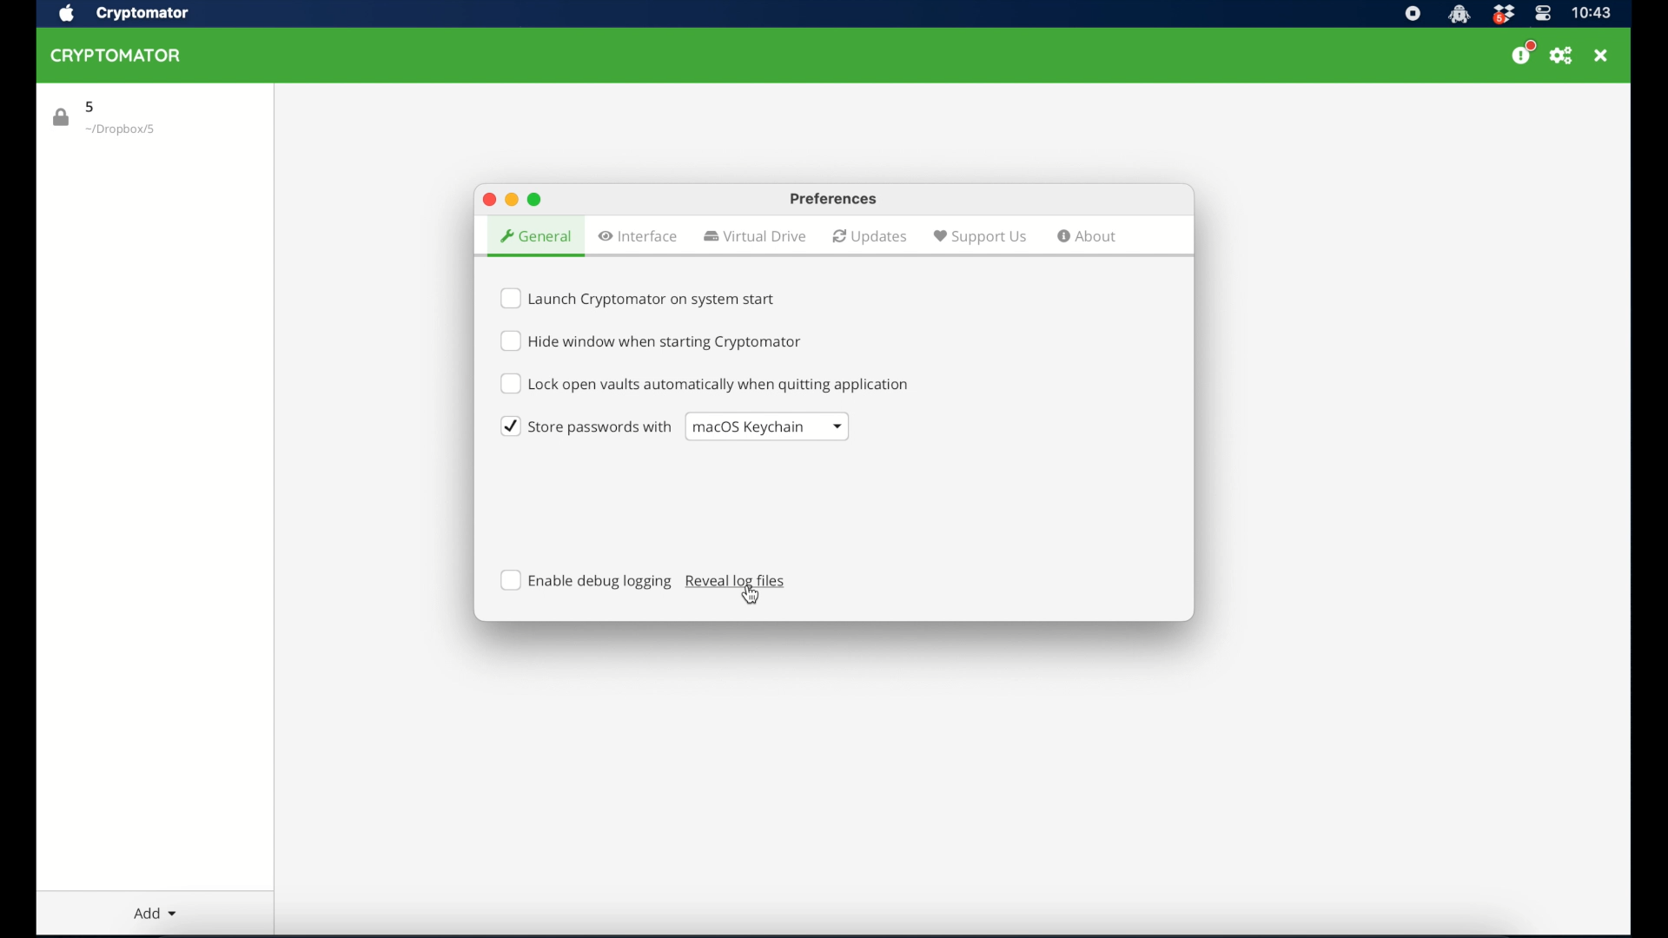 This screenshot has height=938, width=1668. What do you see at coordinates (980, 237) in the screenshot?
I see `support us` at bounding box center [980, 237].